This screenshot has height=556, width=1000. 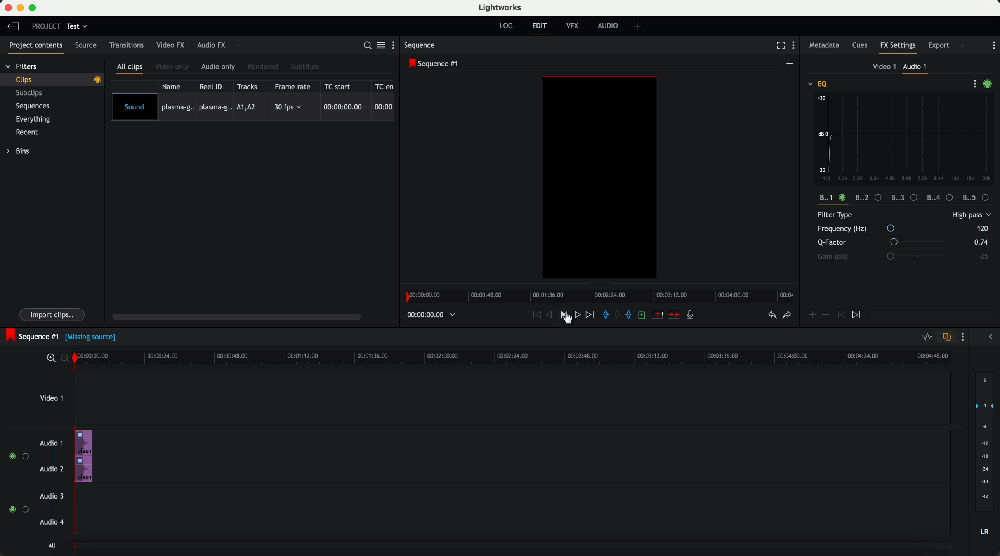 I want to click on export, so click(x=938, y=45).